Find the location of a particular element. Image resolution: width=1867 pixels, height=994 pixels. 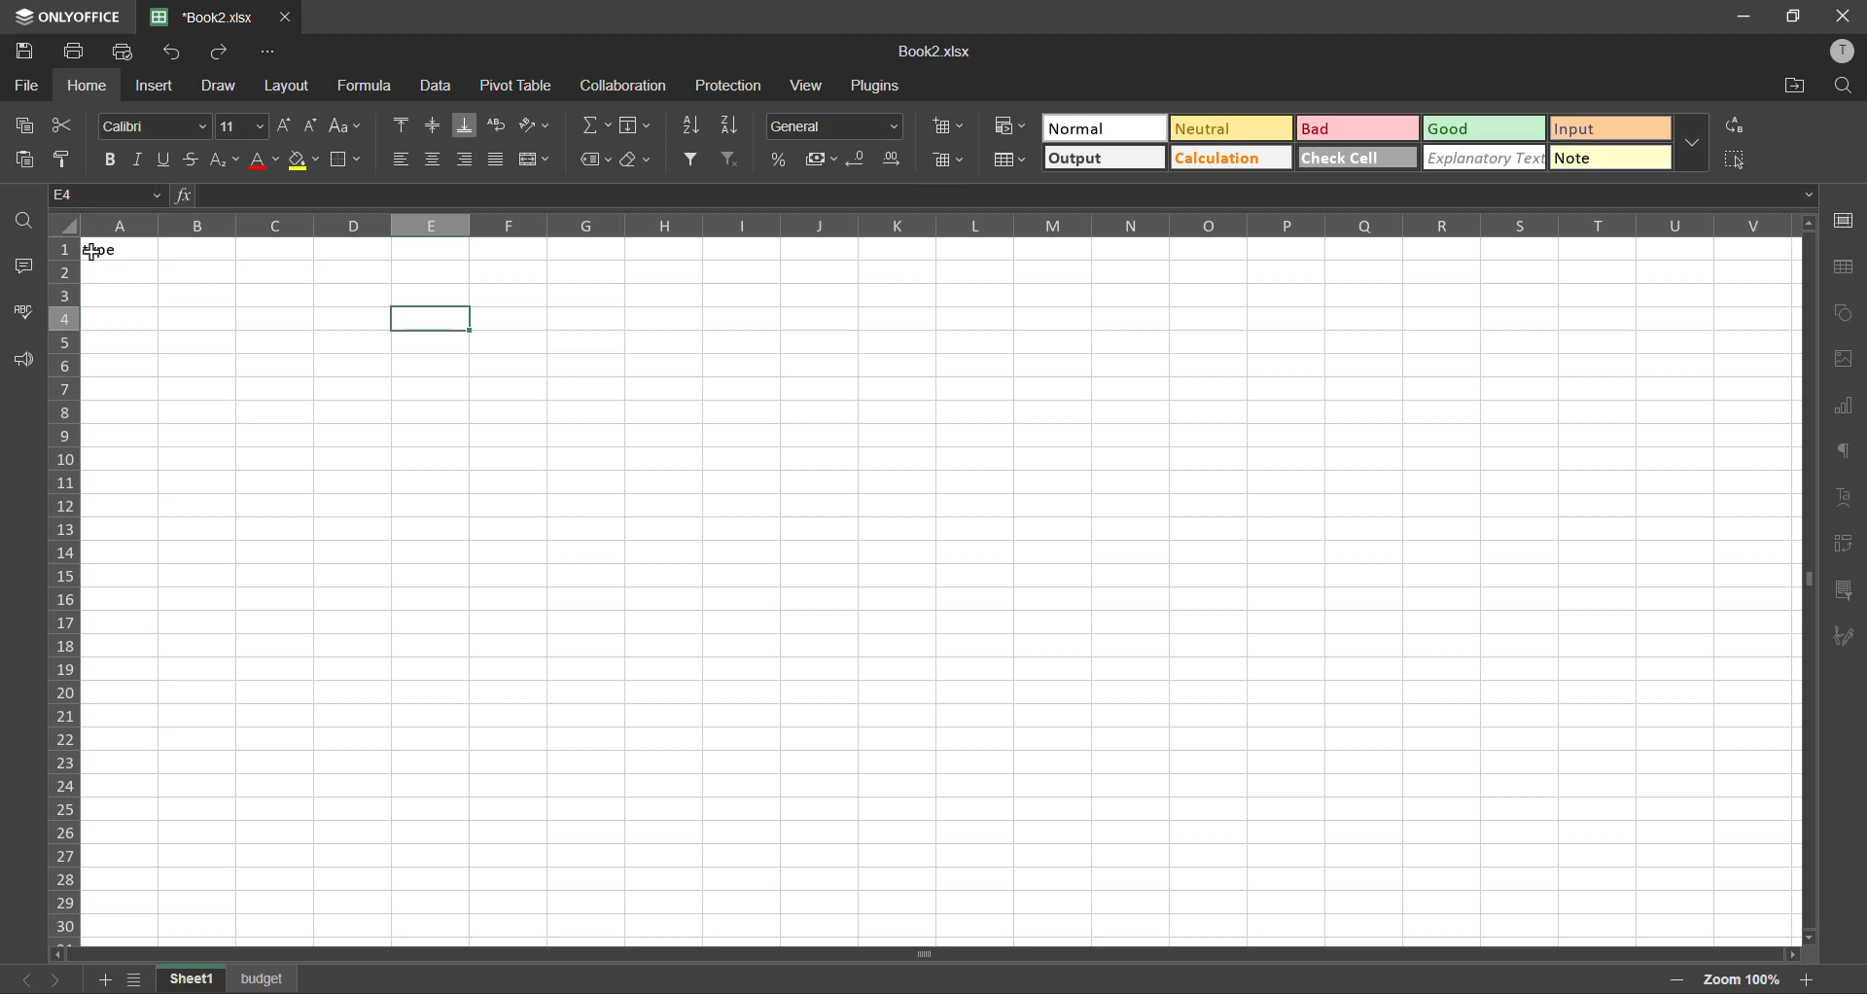

normal is located at coordinates (1102, 127).